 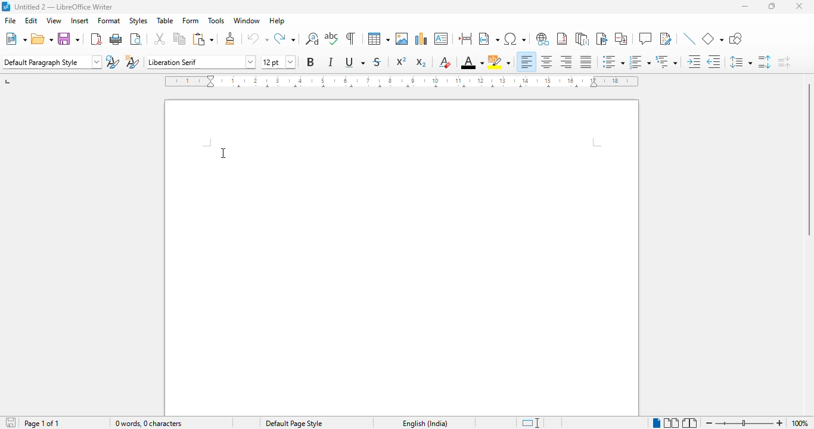 I want to click on tools, so click(x=217, y=20).